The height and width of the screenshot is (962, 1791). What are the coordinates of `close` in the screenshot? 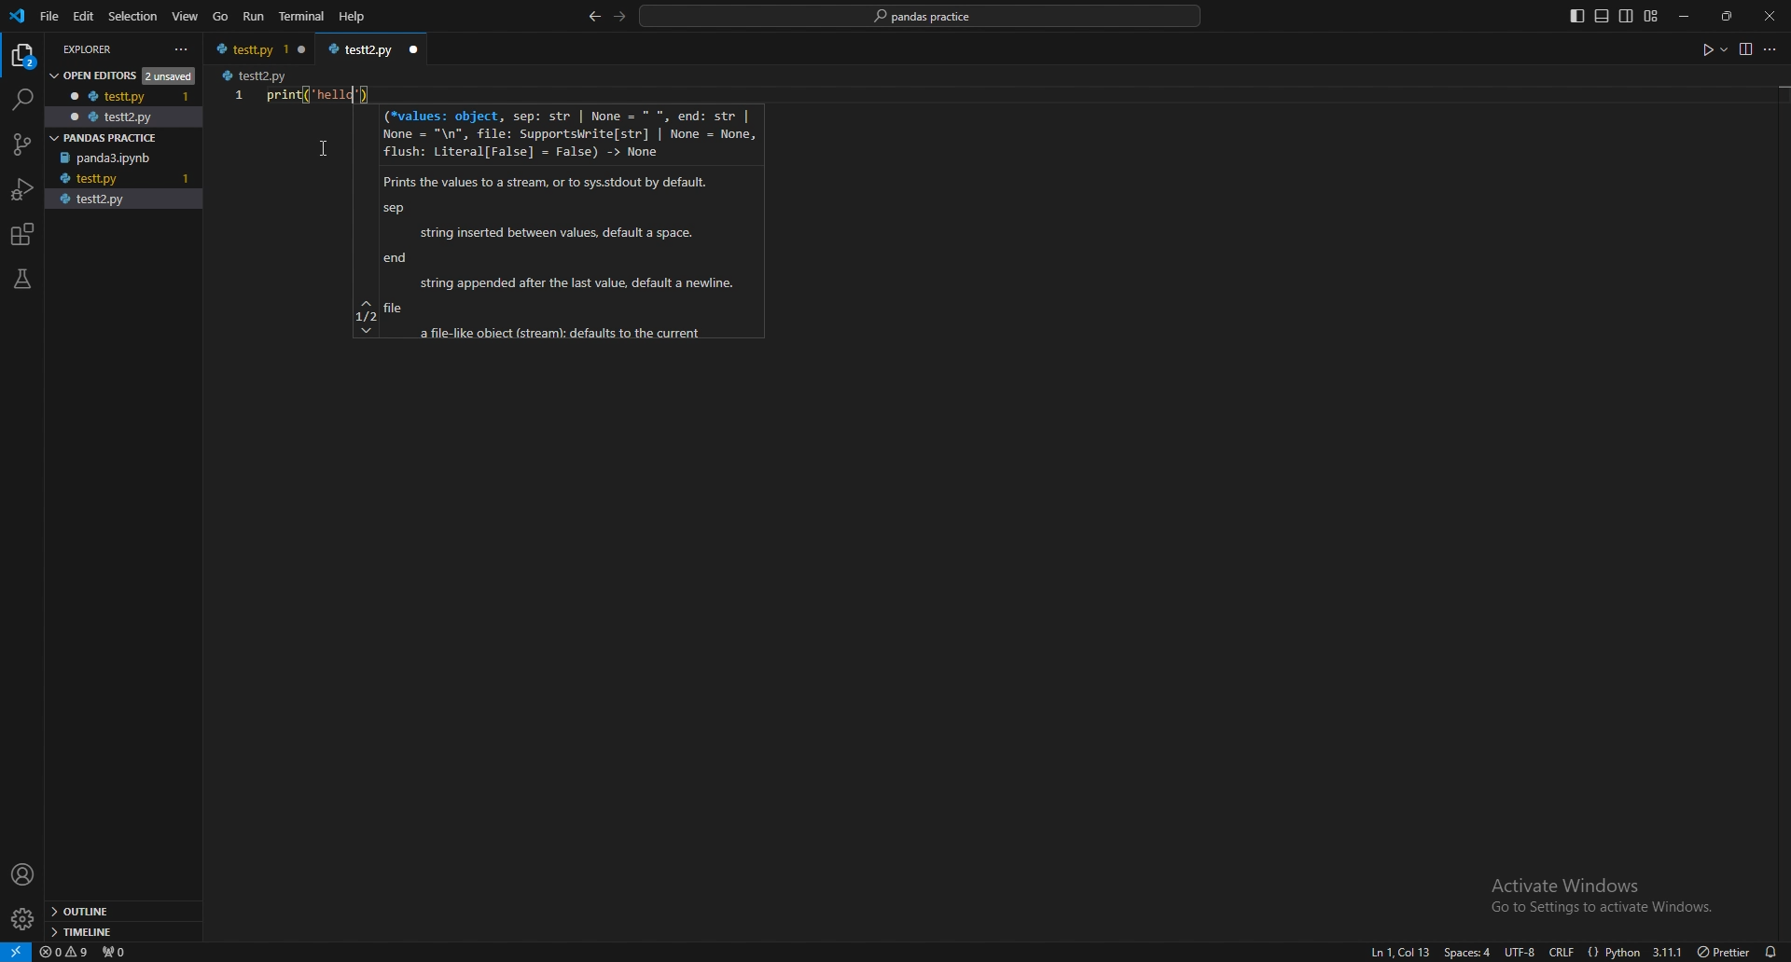 It's located at (1770, 16).